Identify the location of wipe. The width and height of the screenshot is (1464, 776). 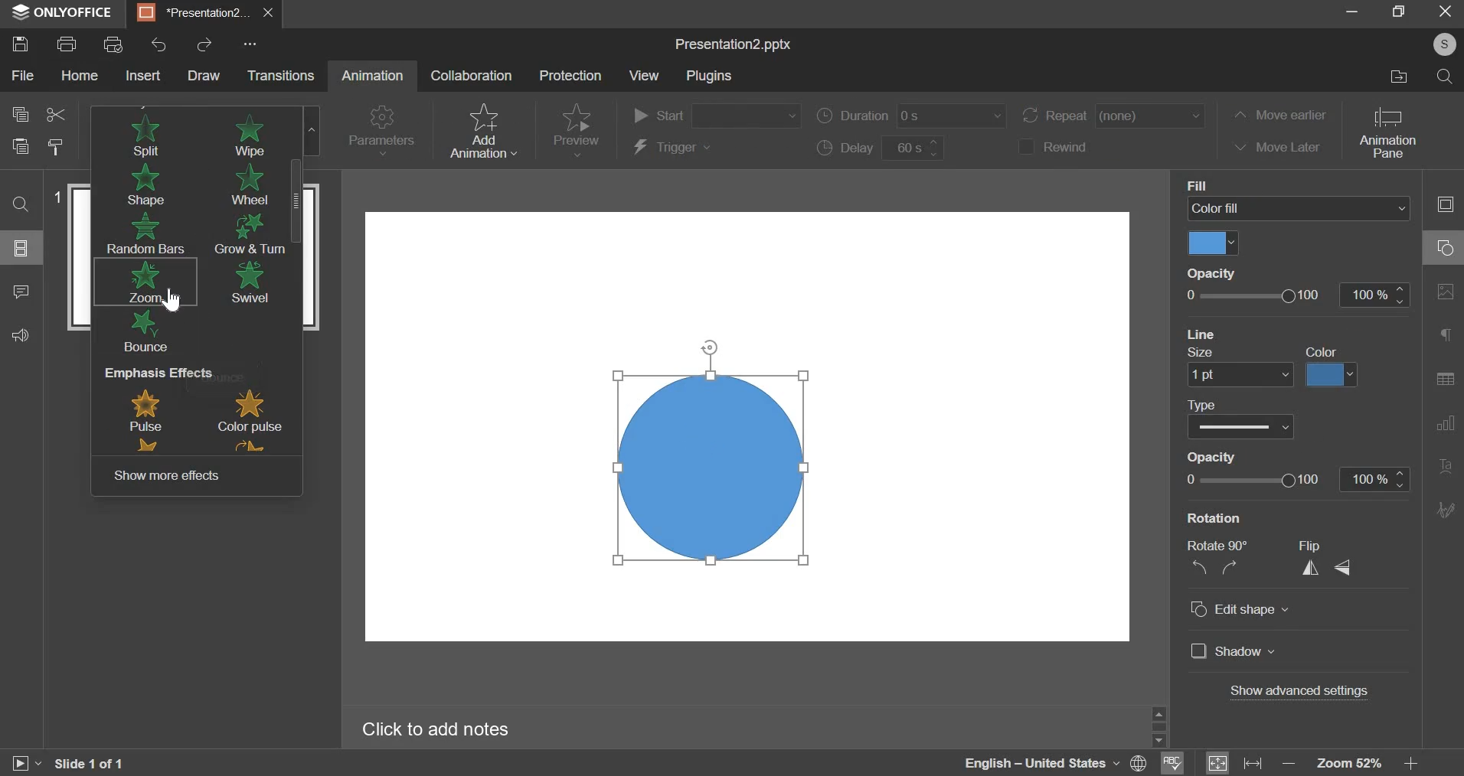
(249, 136).